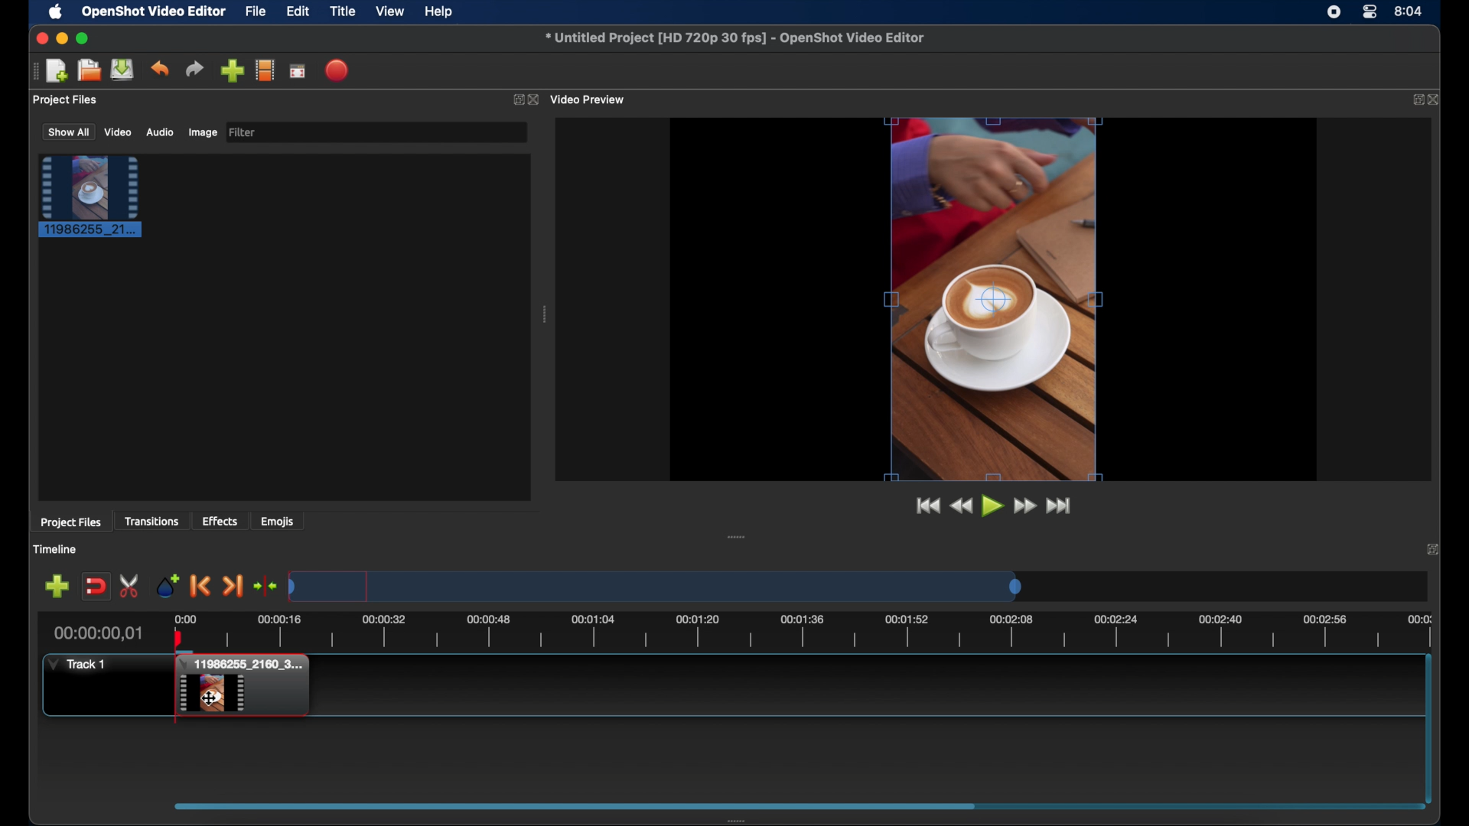 This screenshot has height=826, width=1469. I want to click on scroll box, so click(573, 804).